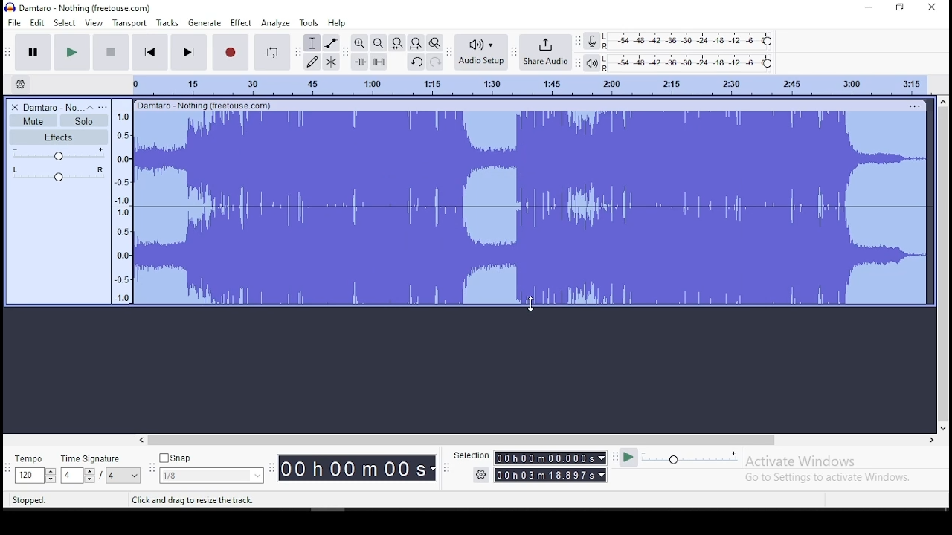 This screenshot has height=535, width=952. Describe the element at coordinates (71, 476) in the screenshot. I see `4` at that location.